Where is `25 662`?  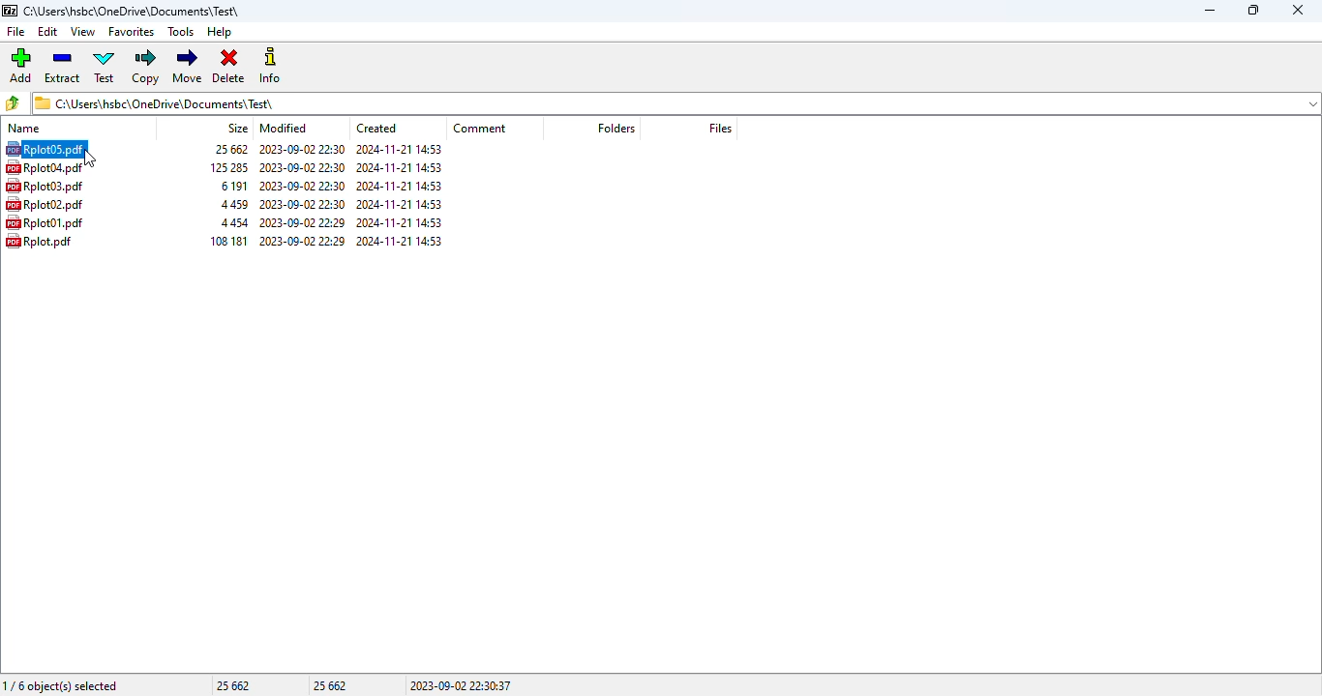 25 662 is located at coordinates (232, 686).